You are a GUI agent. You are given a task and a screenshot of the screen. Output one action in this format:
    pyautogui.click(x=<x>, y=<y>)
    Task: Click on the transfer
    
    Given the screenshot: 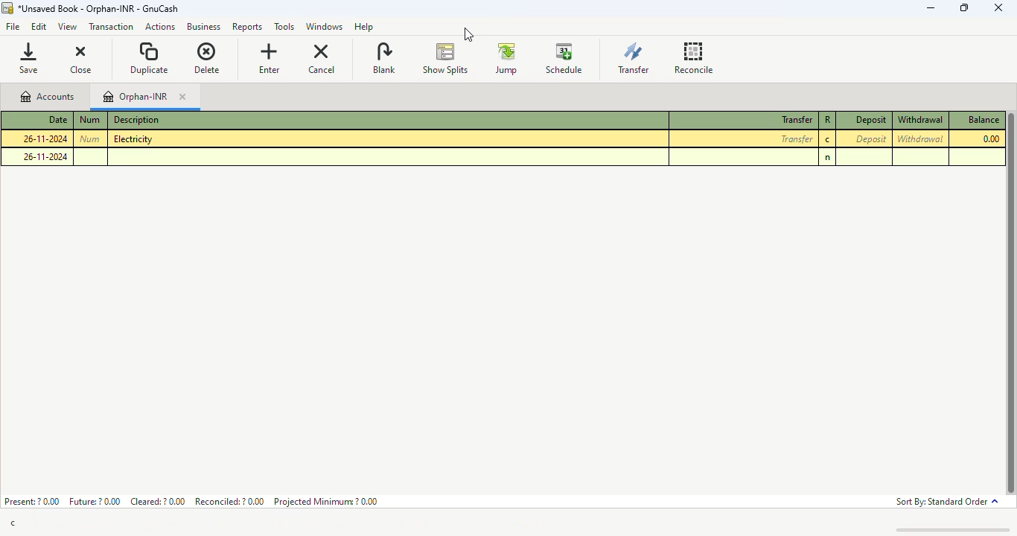 What is the action you would take?
    pyautogui.click(x=797, y=139)
    